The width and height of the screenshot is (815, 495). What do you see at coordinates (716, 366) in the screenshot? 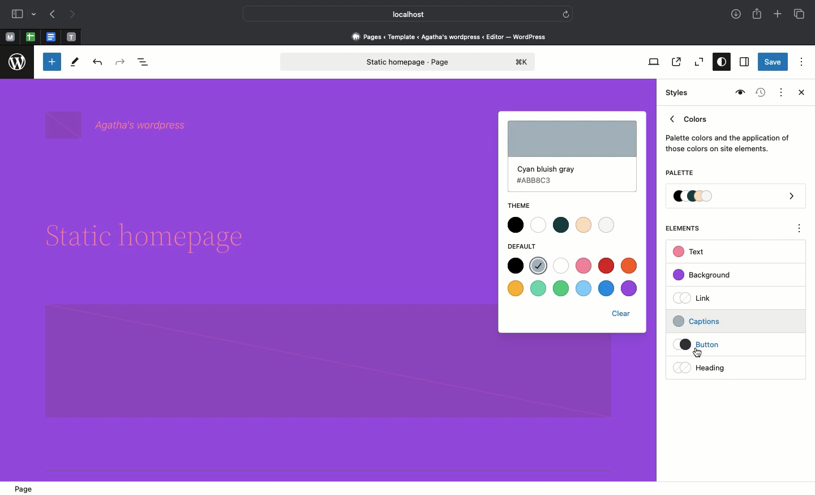
I see `Headings` at bounding box center [716, 366].